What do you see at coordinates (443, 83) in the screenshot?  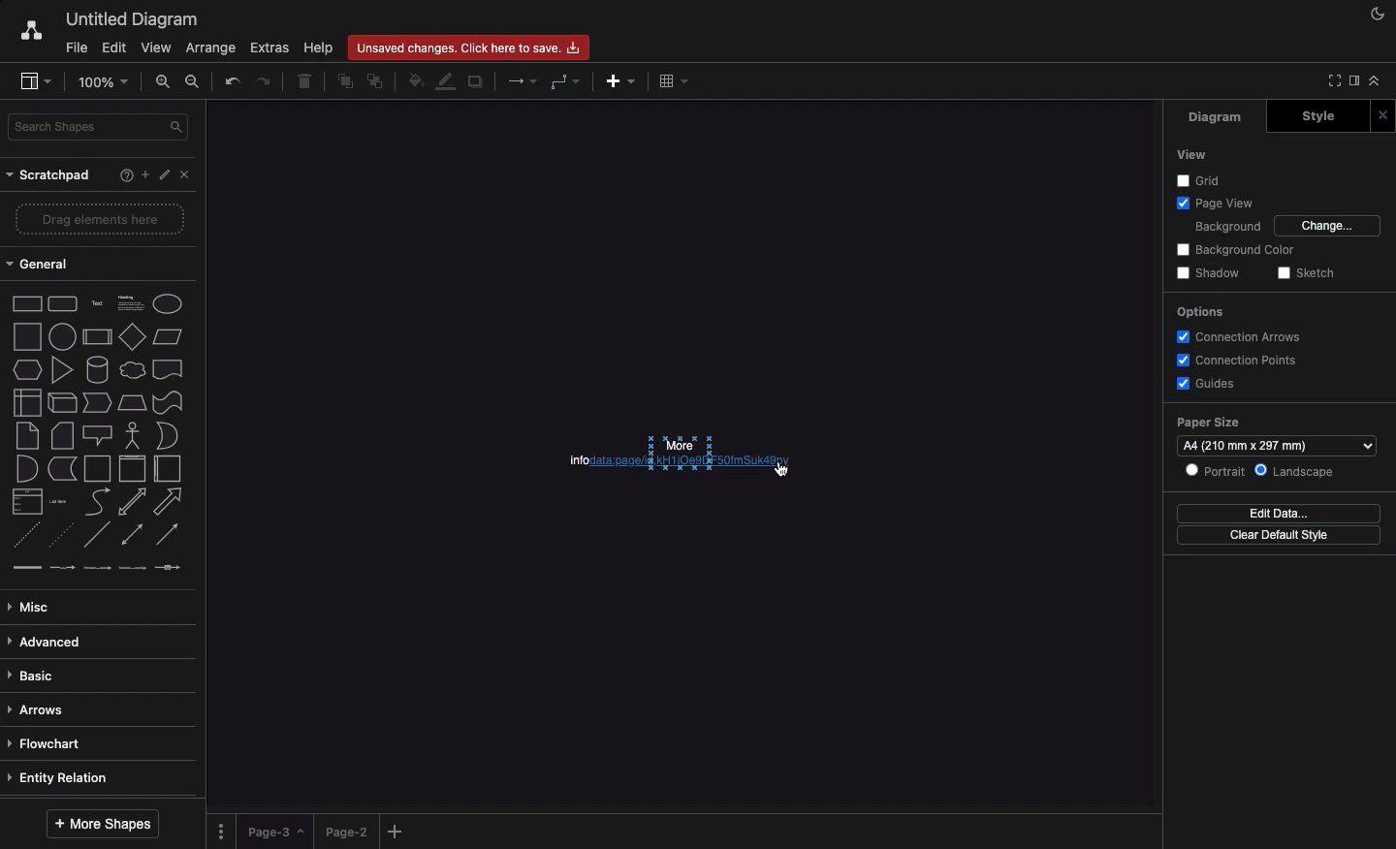 I see `Line color` at bounding box center [443, 83].